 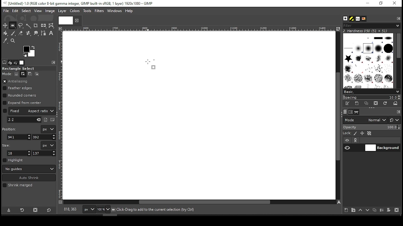 What do you see at coordinates (337, 115) in the screenshot?
I see `scroll bar` at bounding box center [337, 115].